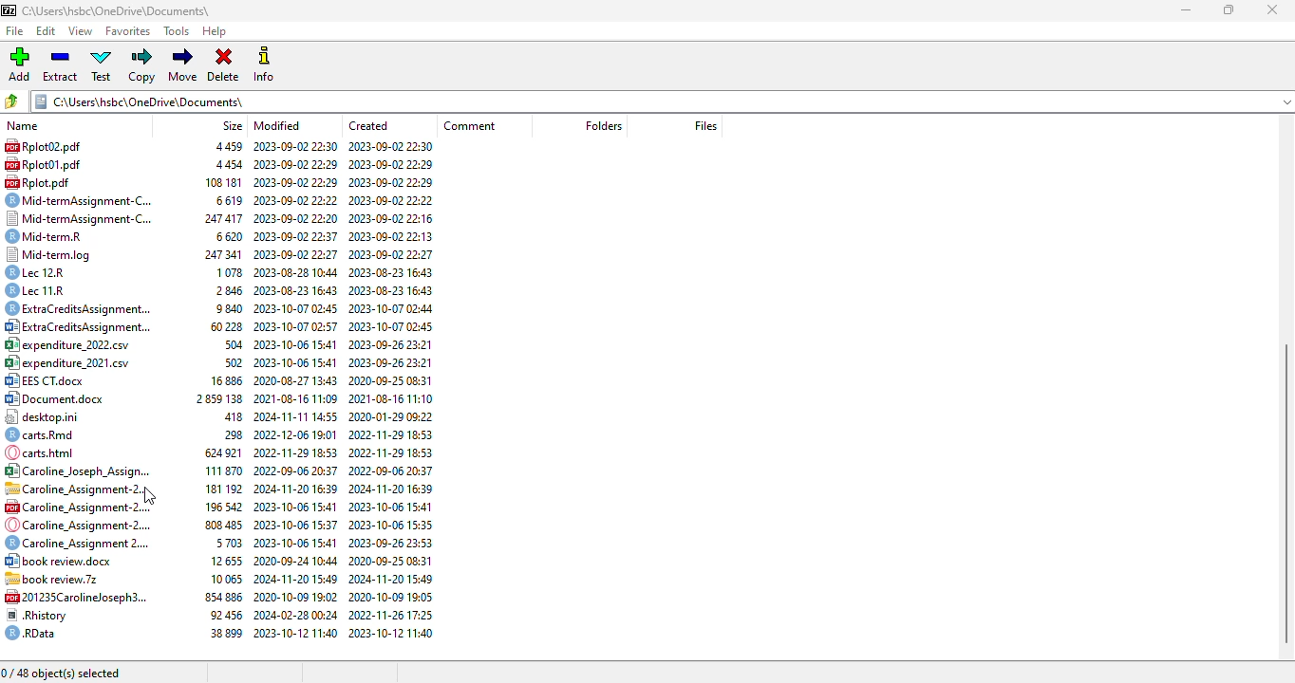 Image resolution: width=1295 pixels, height=683 pixels. I want to click on 2859138, so click(217, 400).